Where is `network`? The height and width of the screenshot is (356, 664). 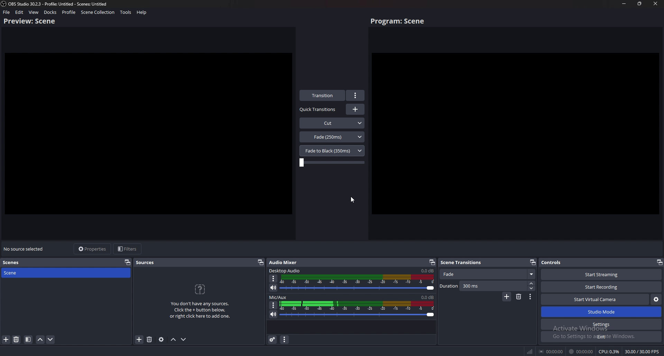 network is located at coordinates (529, 352).